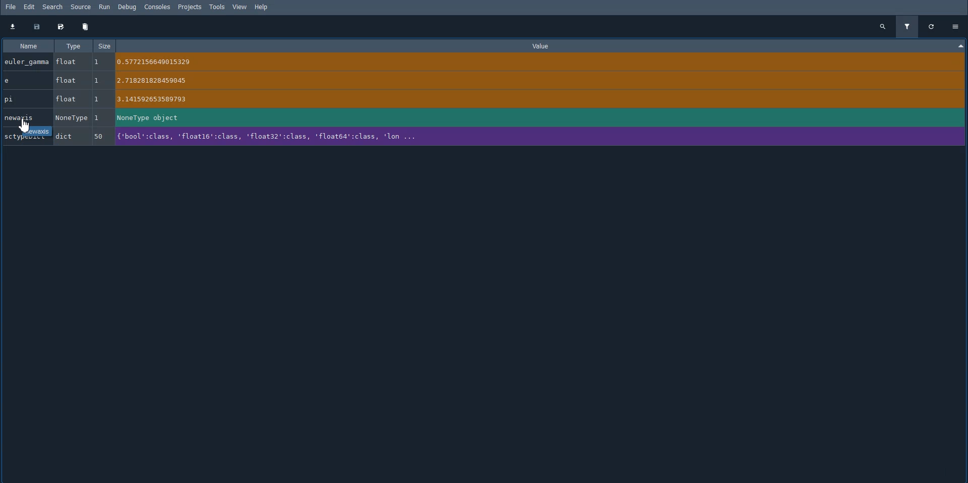 This screenshot has height=483, width=968. What do you see at coordinates (25, 125) in the screenshot?
I see `Cursor` at bounding box center [25, 125].